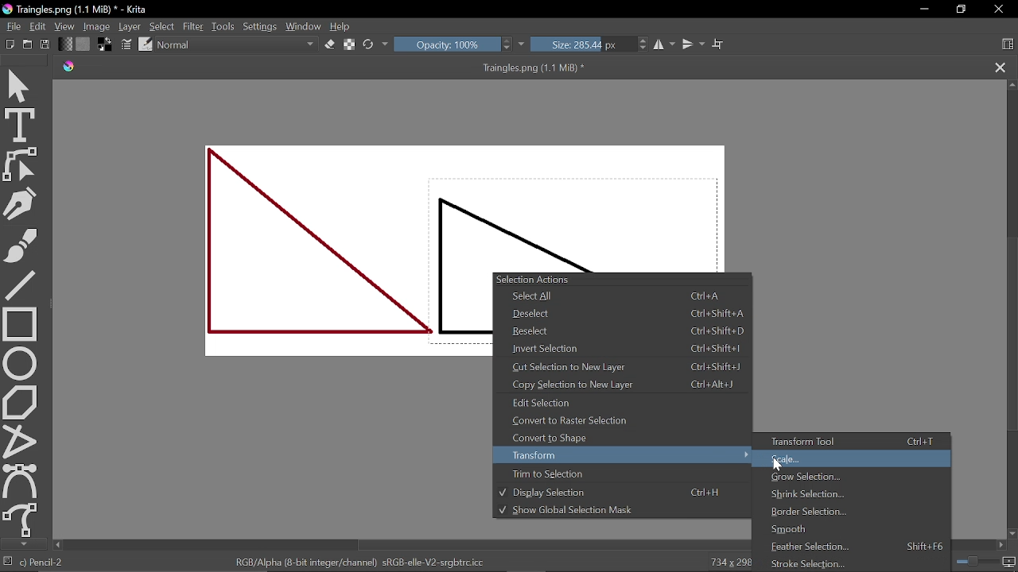 The width and height of the screenshot is (1018, 572). What do you see at coordinates (84, 44) in the screenshot?
I see `Pattern fill` at bounding box center [84, 44].